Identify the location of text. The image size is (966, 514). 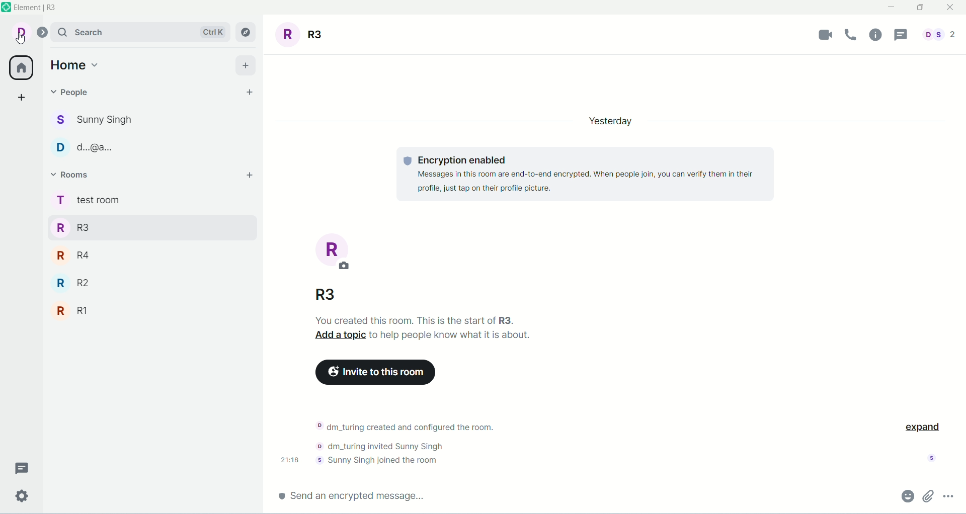
(428, 329).